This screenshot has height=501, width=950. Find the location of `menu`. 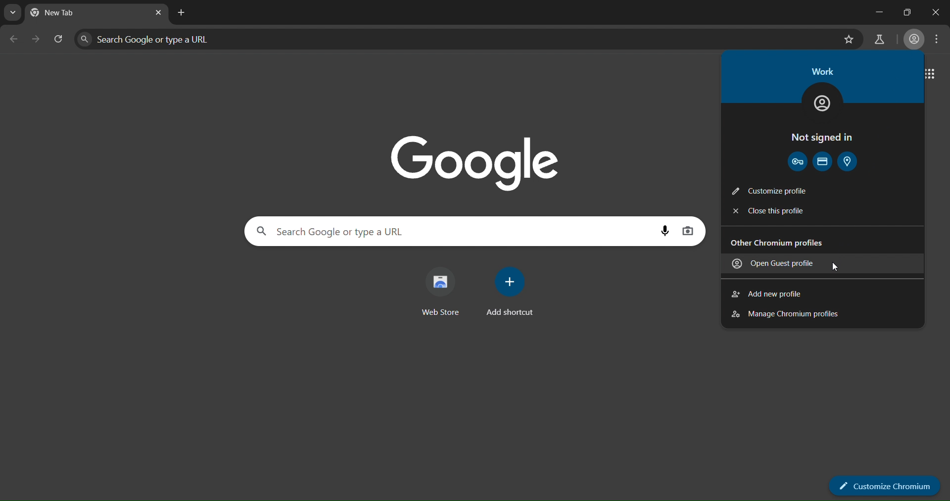

menu is located at coordinates (936, 38).